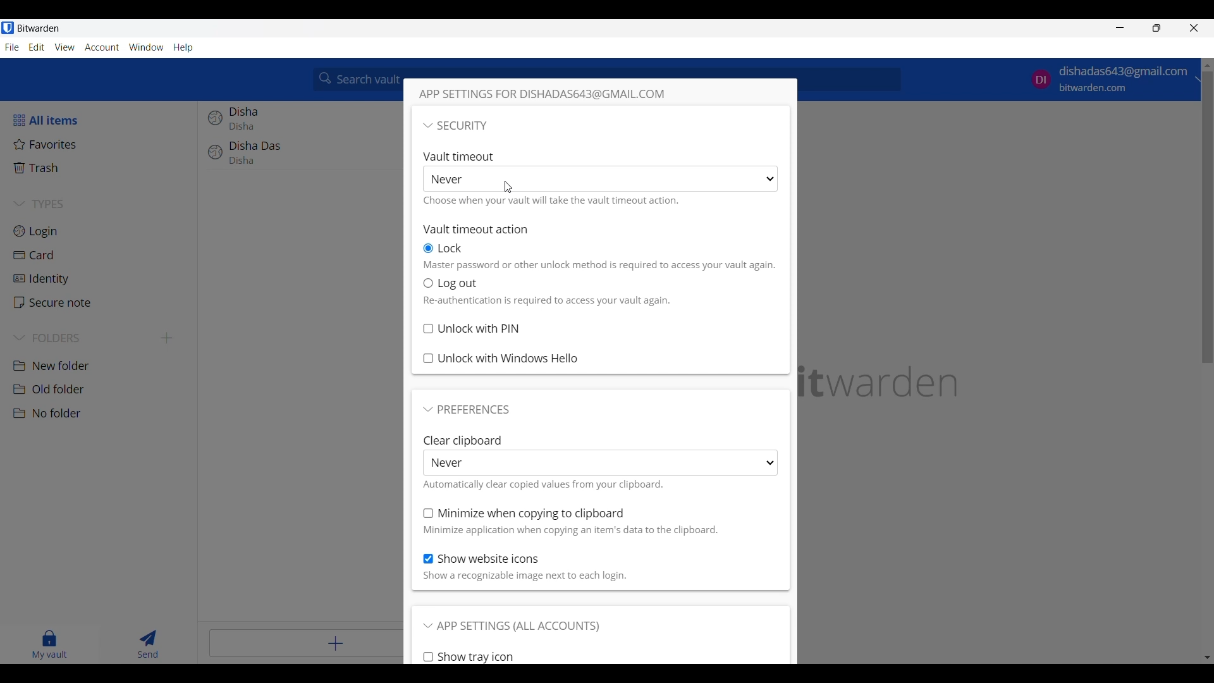  I want to click on Add item, so click(306, 643).